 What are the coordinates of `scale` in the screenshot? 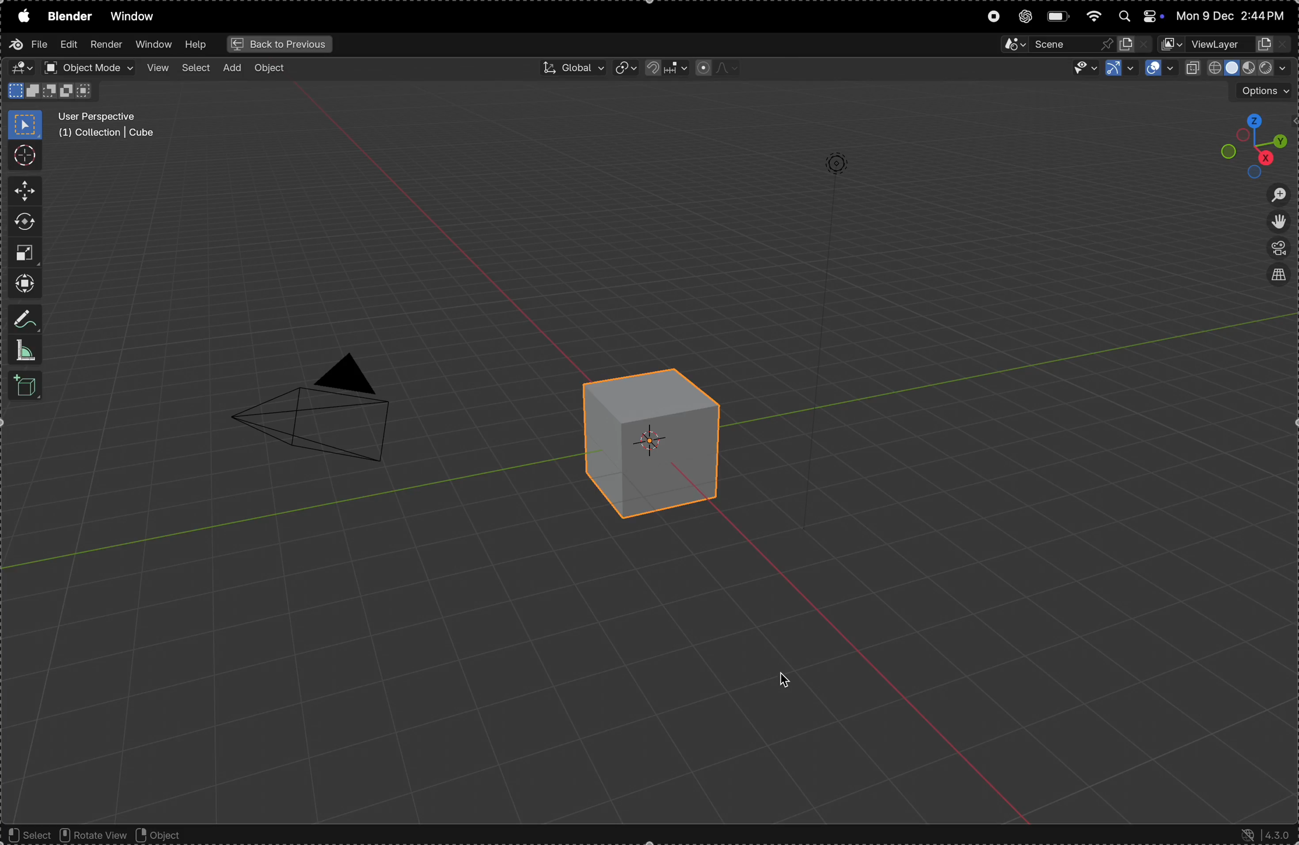 It's located at (27, 253).